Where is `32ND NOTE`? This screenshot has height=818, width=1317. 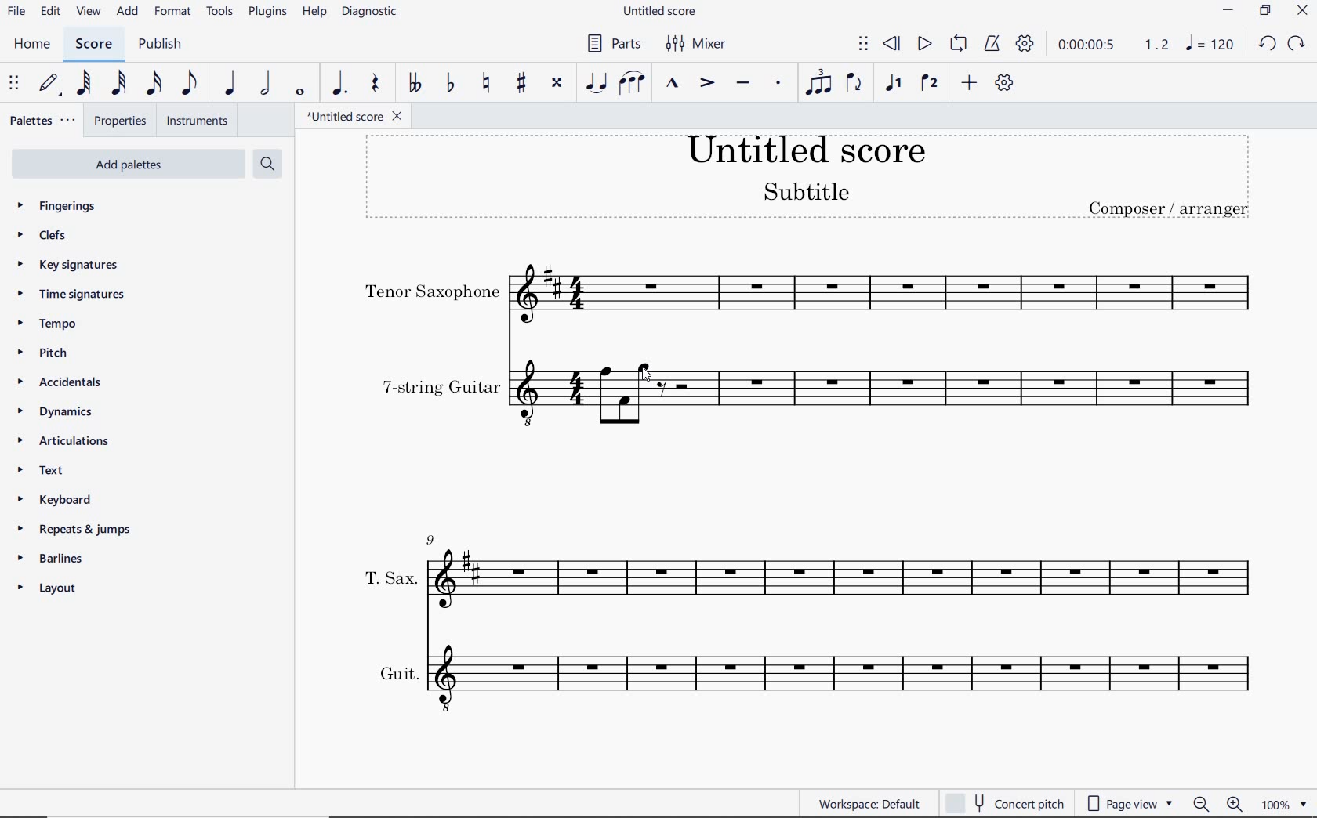
32ND NOTE is located at coordinates (117, 84).